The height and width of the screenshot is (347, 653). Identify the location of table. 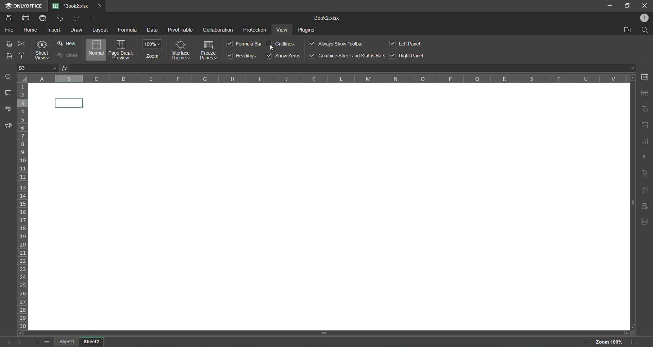
(646, 93).